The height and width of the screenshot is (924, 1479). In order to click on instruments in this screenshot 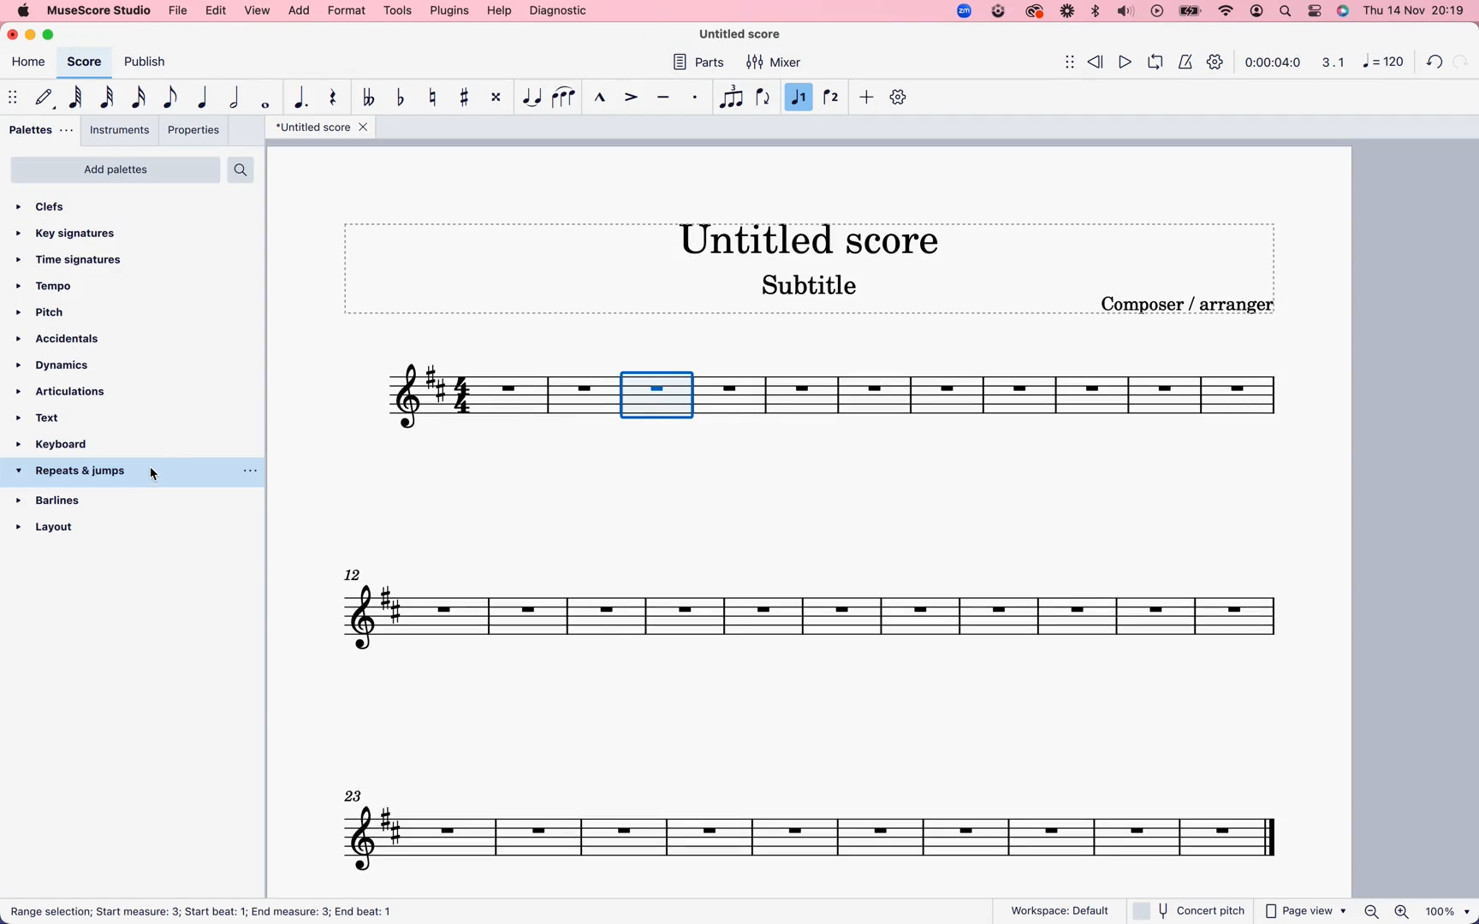, I will do `click(121, 130)`.